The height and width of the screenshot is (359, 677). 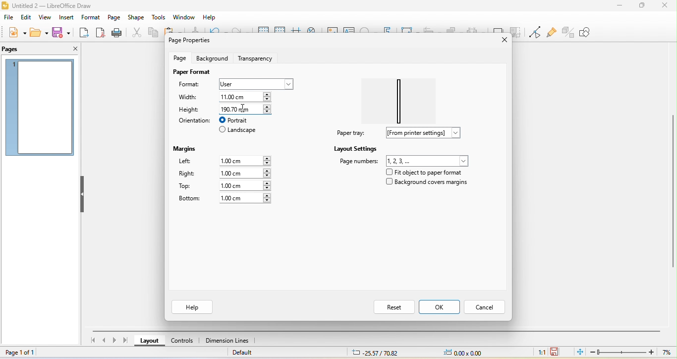 I want to click on 1.00 cm, so click(x=244, y=173).